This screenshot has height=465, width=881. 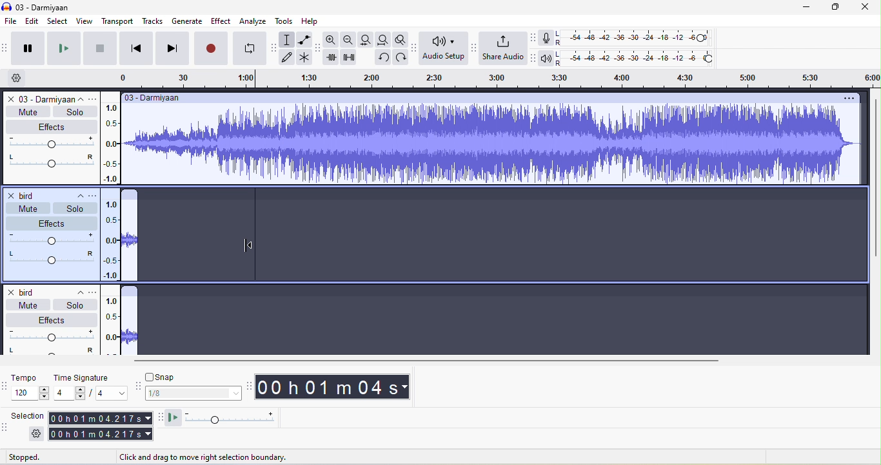 I want to click on time signature, so click(x=86, y=378).